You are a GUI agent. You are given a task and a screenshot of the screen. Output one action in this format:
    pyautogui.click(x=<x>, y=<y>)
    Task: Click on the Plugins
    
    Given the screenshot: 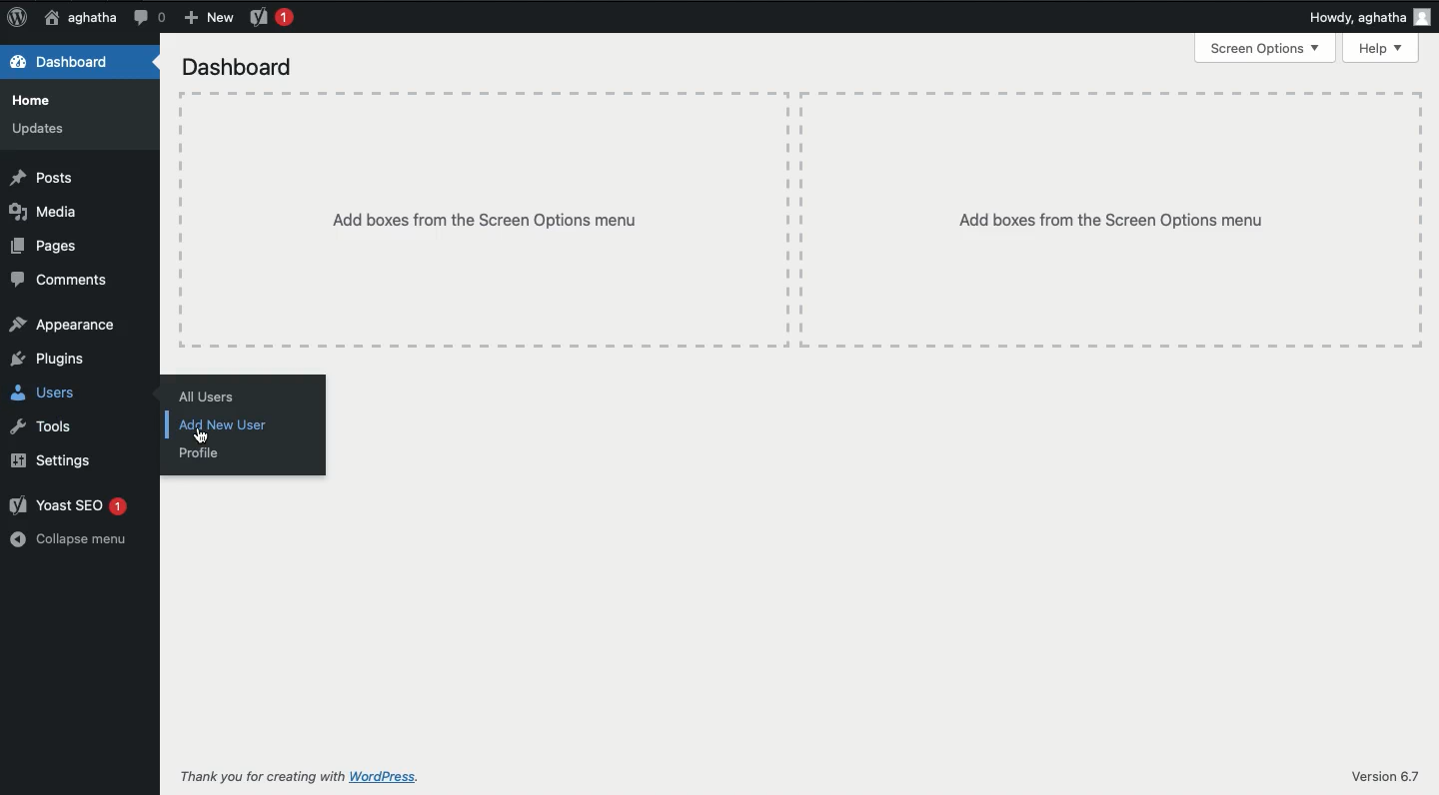 What is the action you would take?
    pyautogui.click(x=49, y=359)
    